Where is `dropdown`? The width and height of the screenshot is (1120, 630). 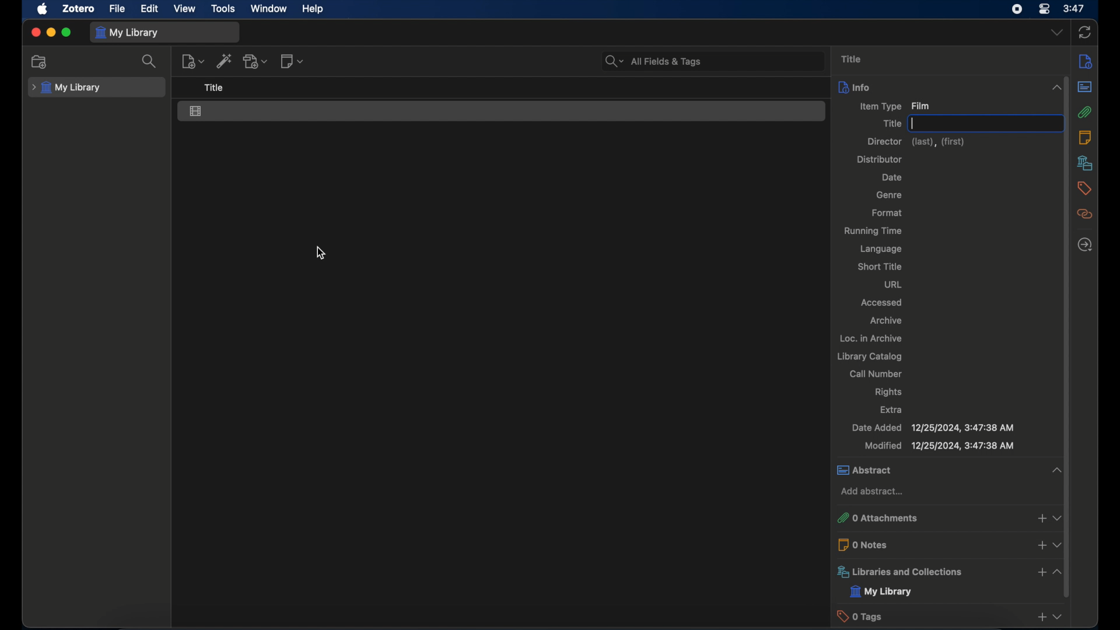 dropdown is located at coordinates (1062, 545).